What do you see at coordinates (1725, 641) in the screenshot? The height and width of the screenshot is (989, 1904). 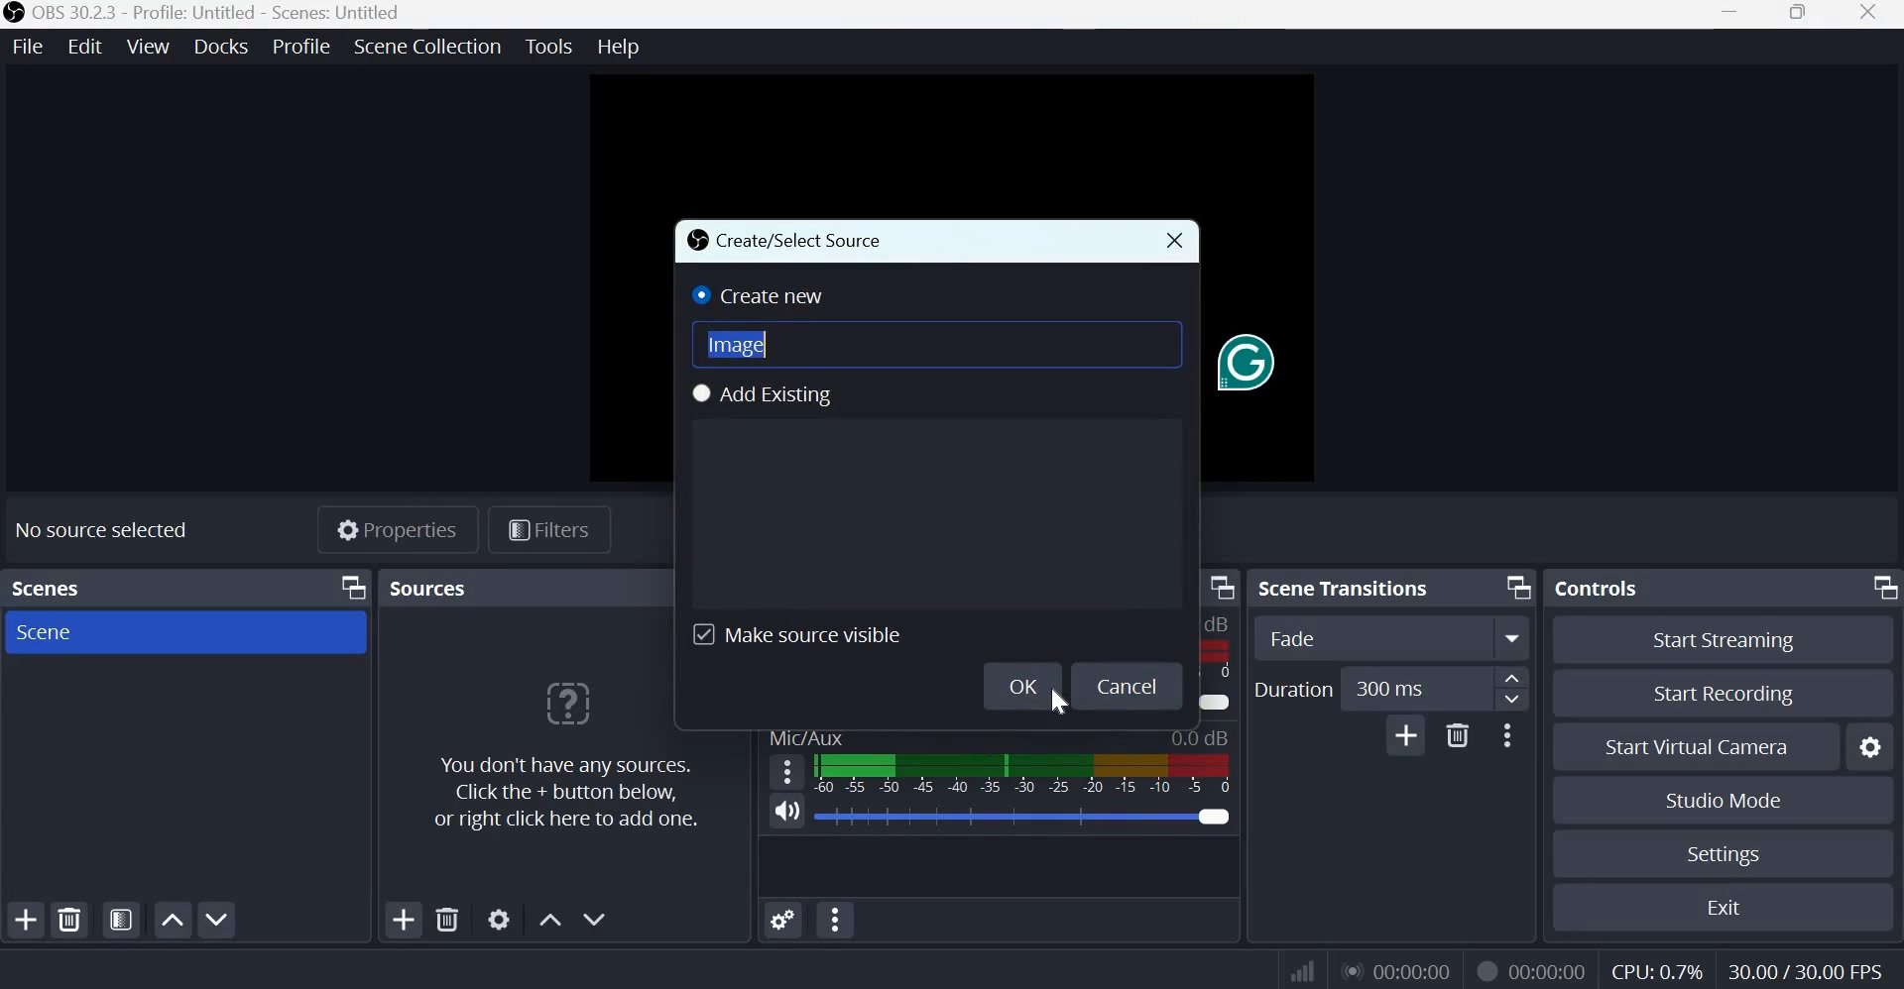 I see `Start streaming` at bounding box center [1725, 641].